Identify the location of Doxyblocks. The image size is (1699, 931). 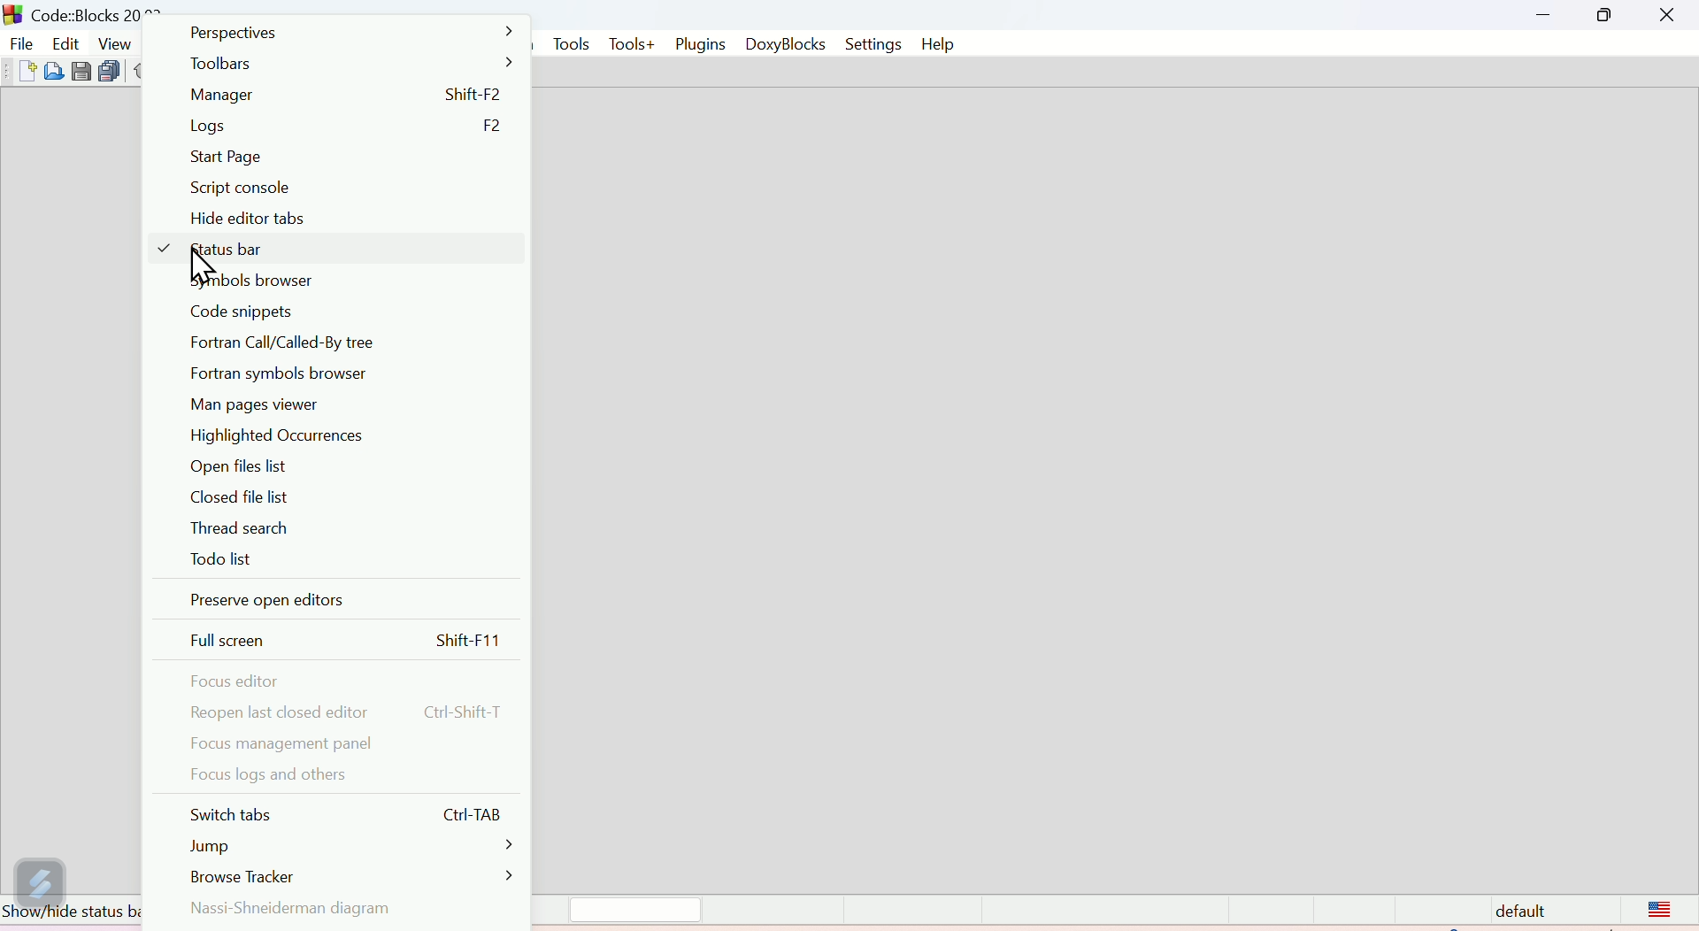
(786, 46).